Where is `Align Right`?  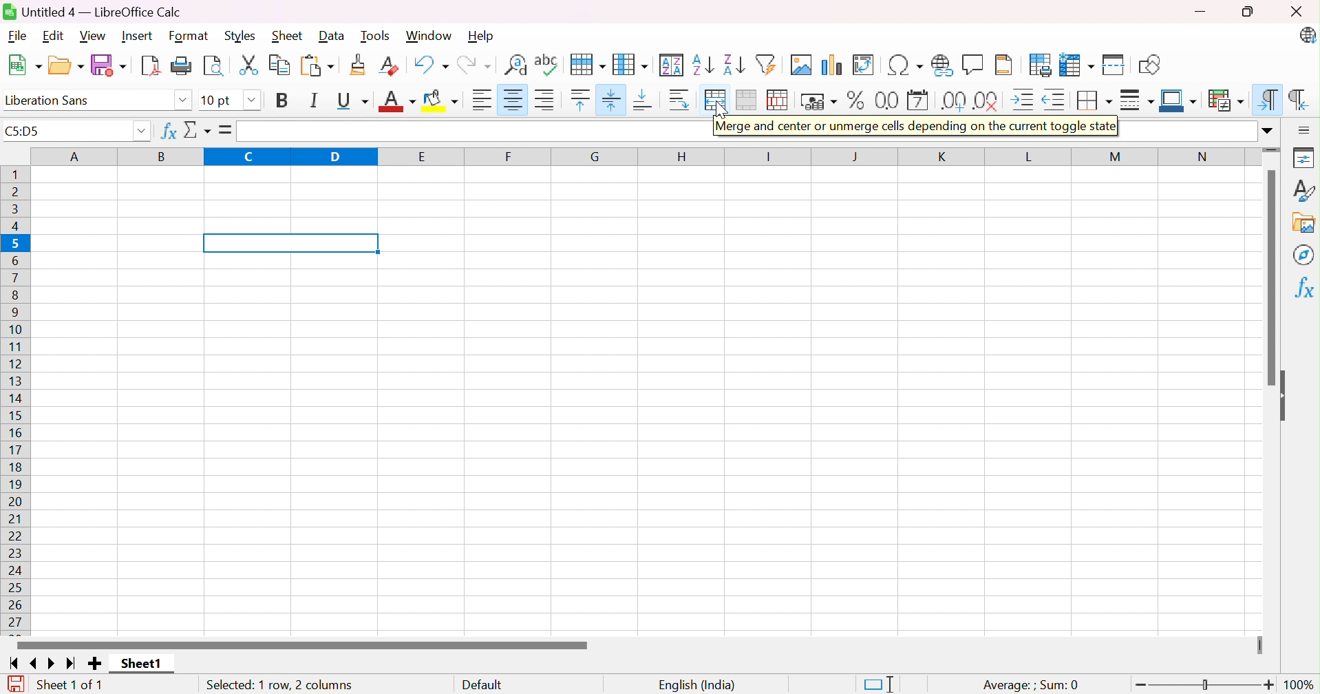 Align Right is located at coordinates (547, 101).